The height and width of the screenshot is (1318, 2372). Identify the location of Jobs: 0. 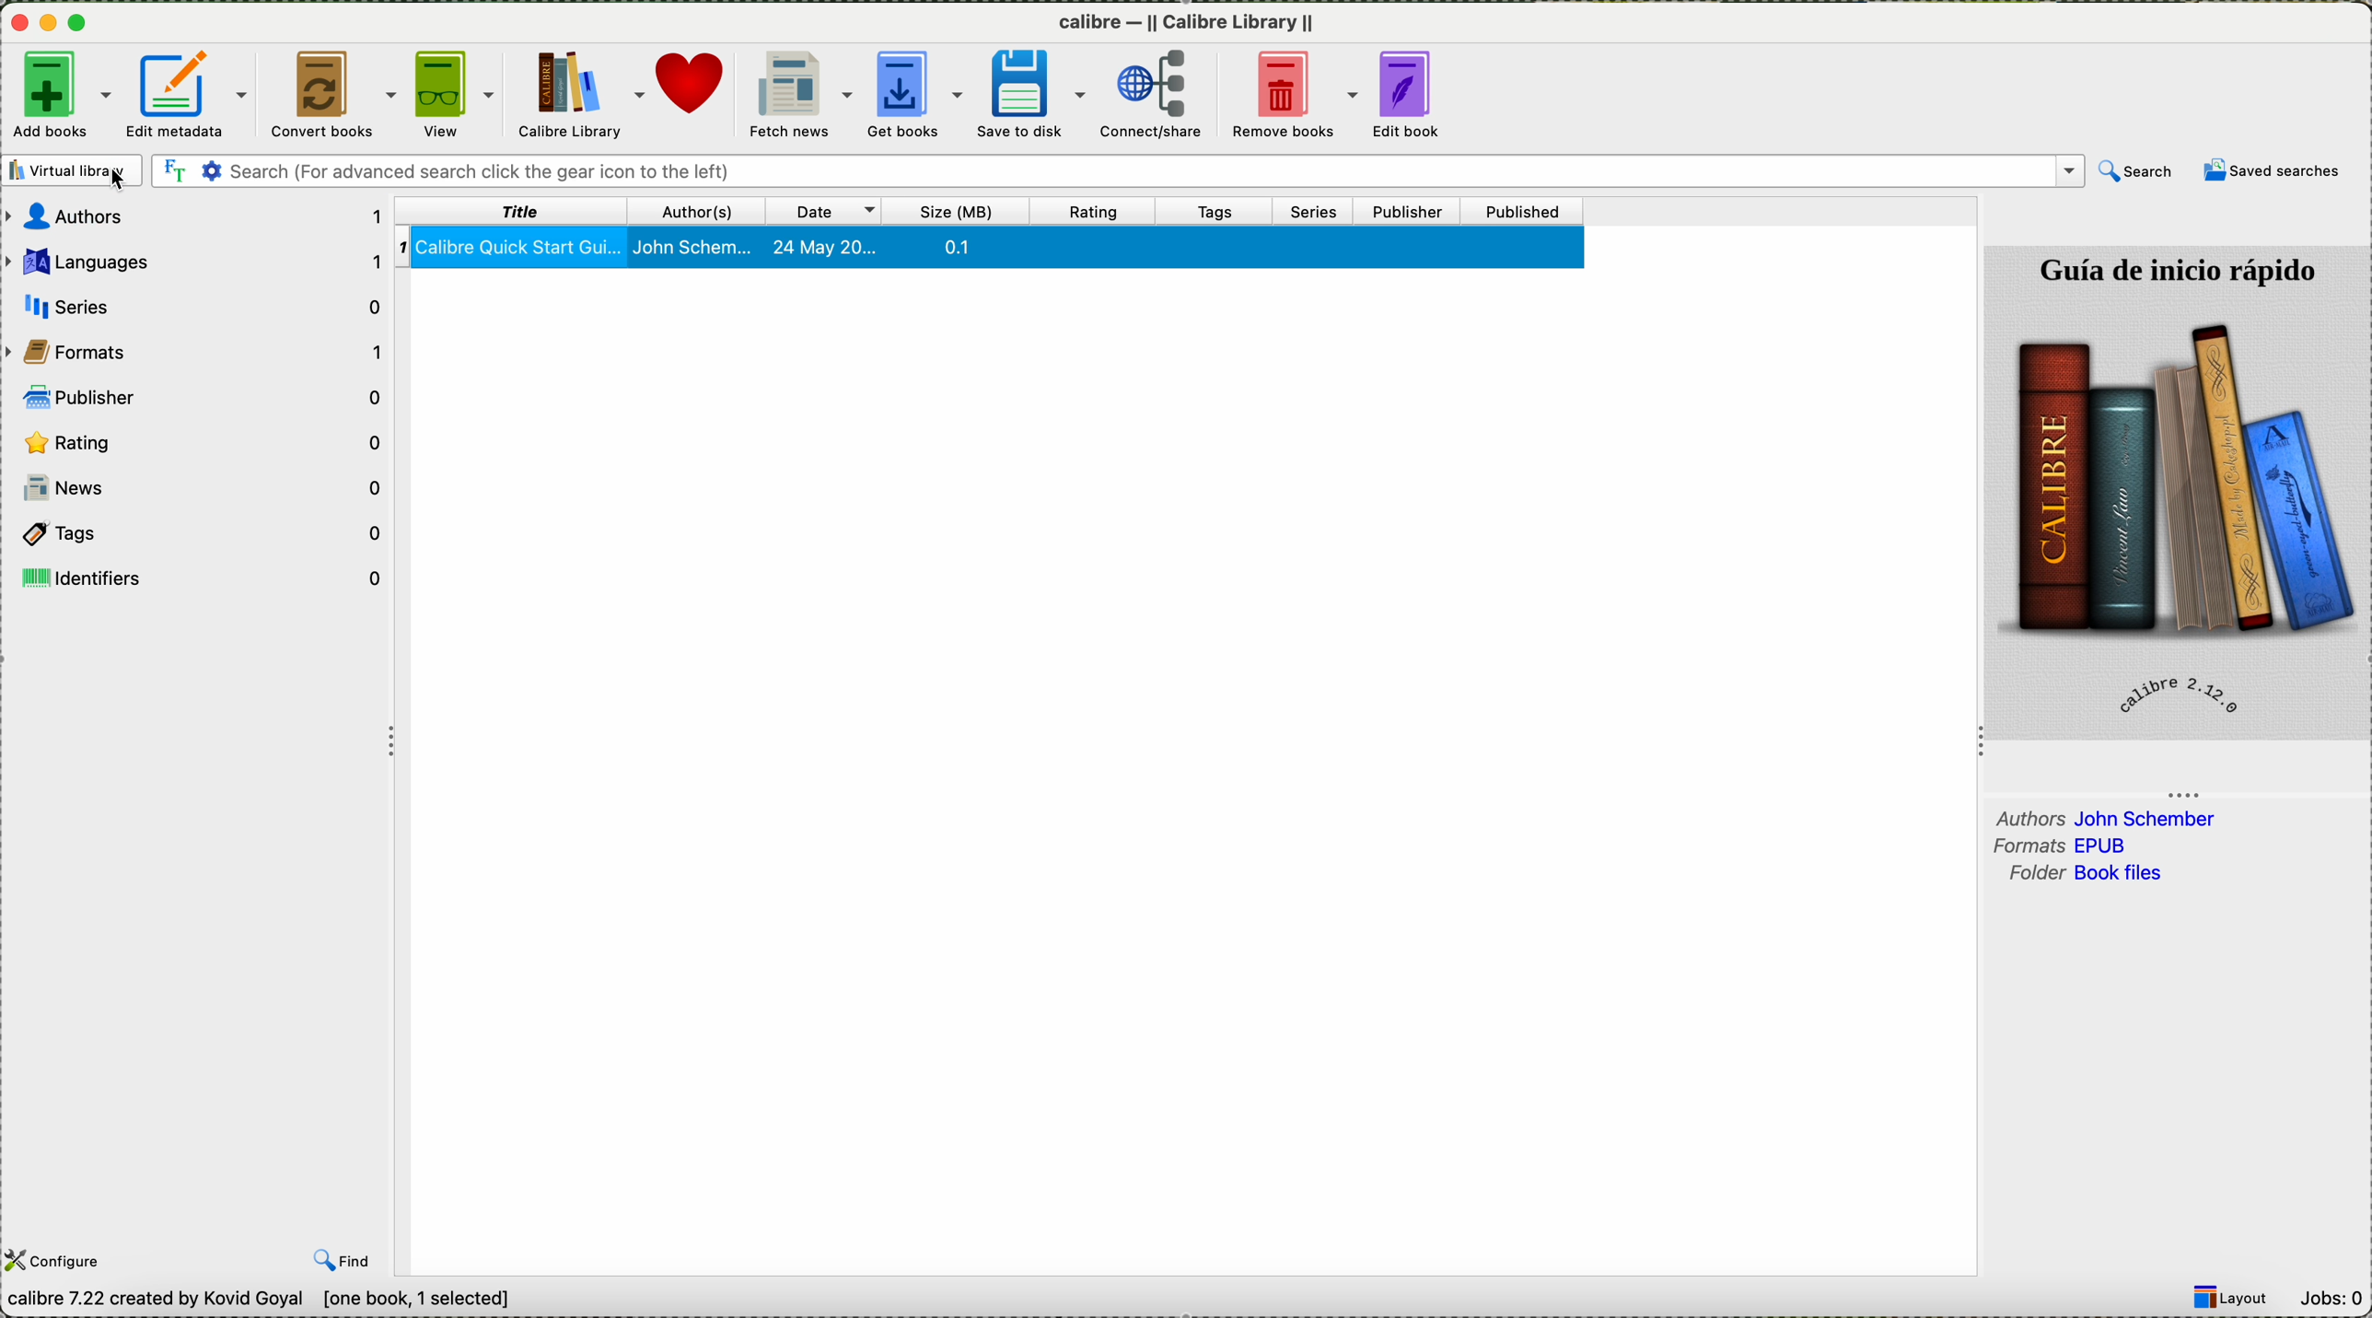
(2335, 1298).